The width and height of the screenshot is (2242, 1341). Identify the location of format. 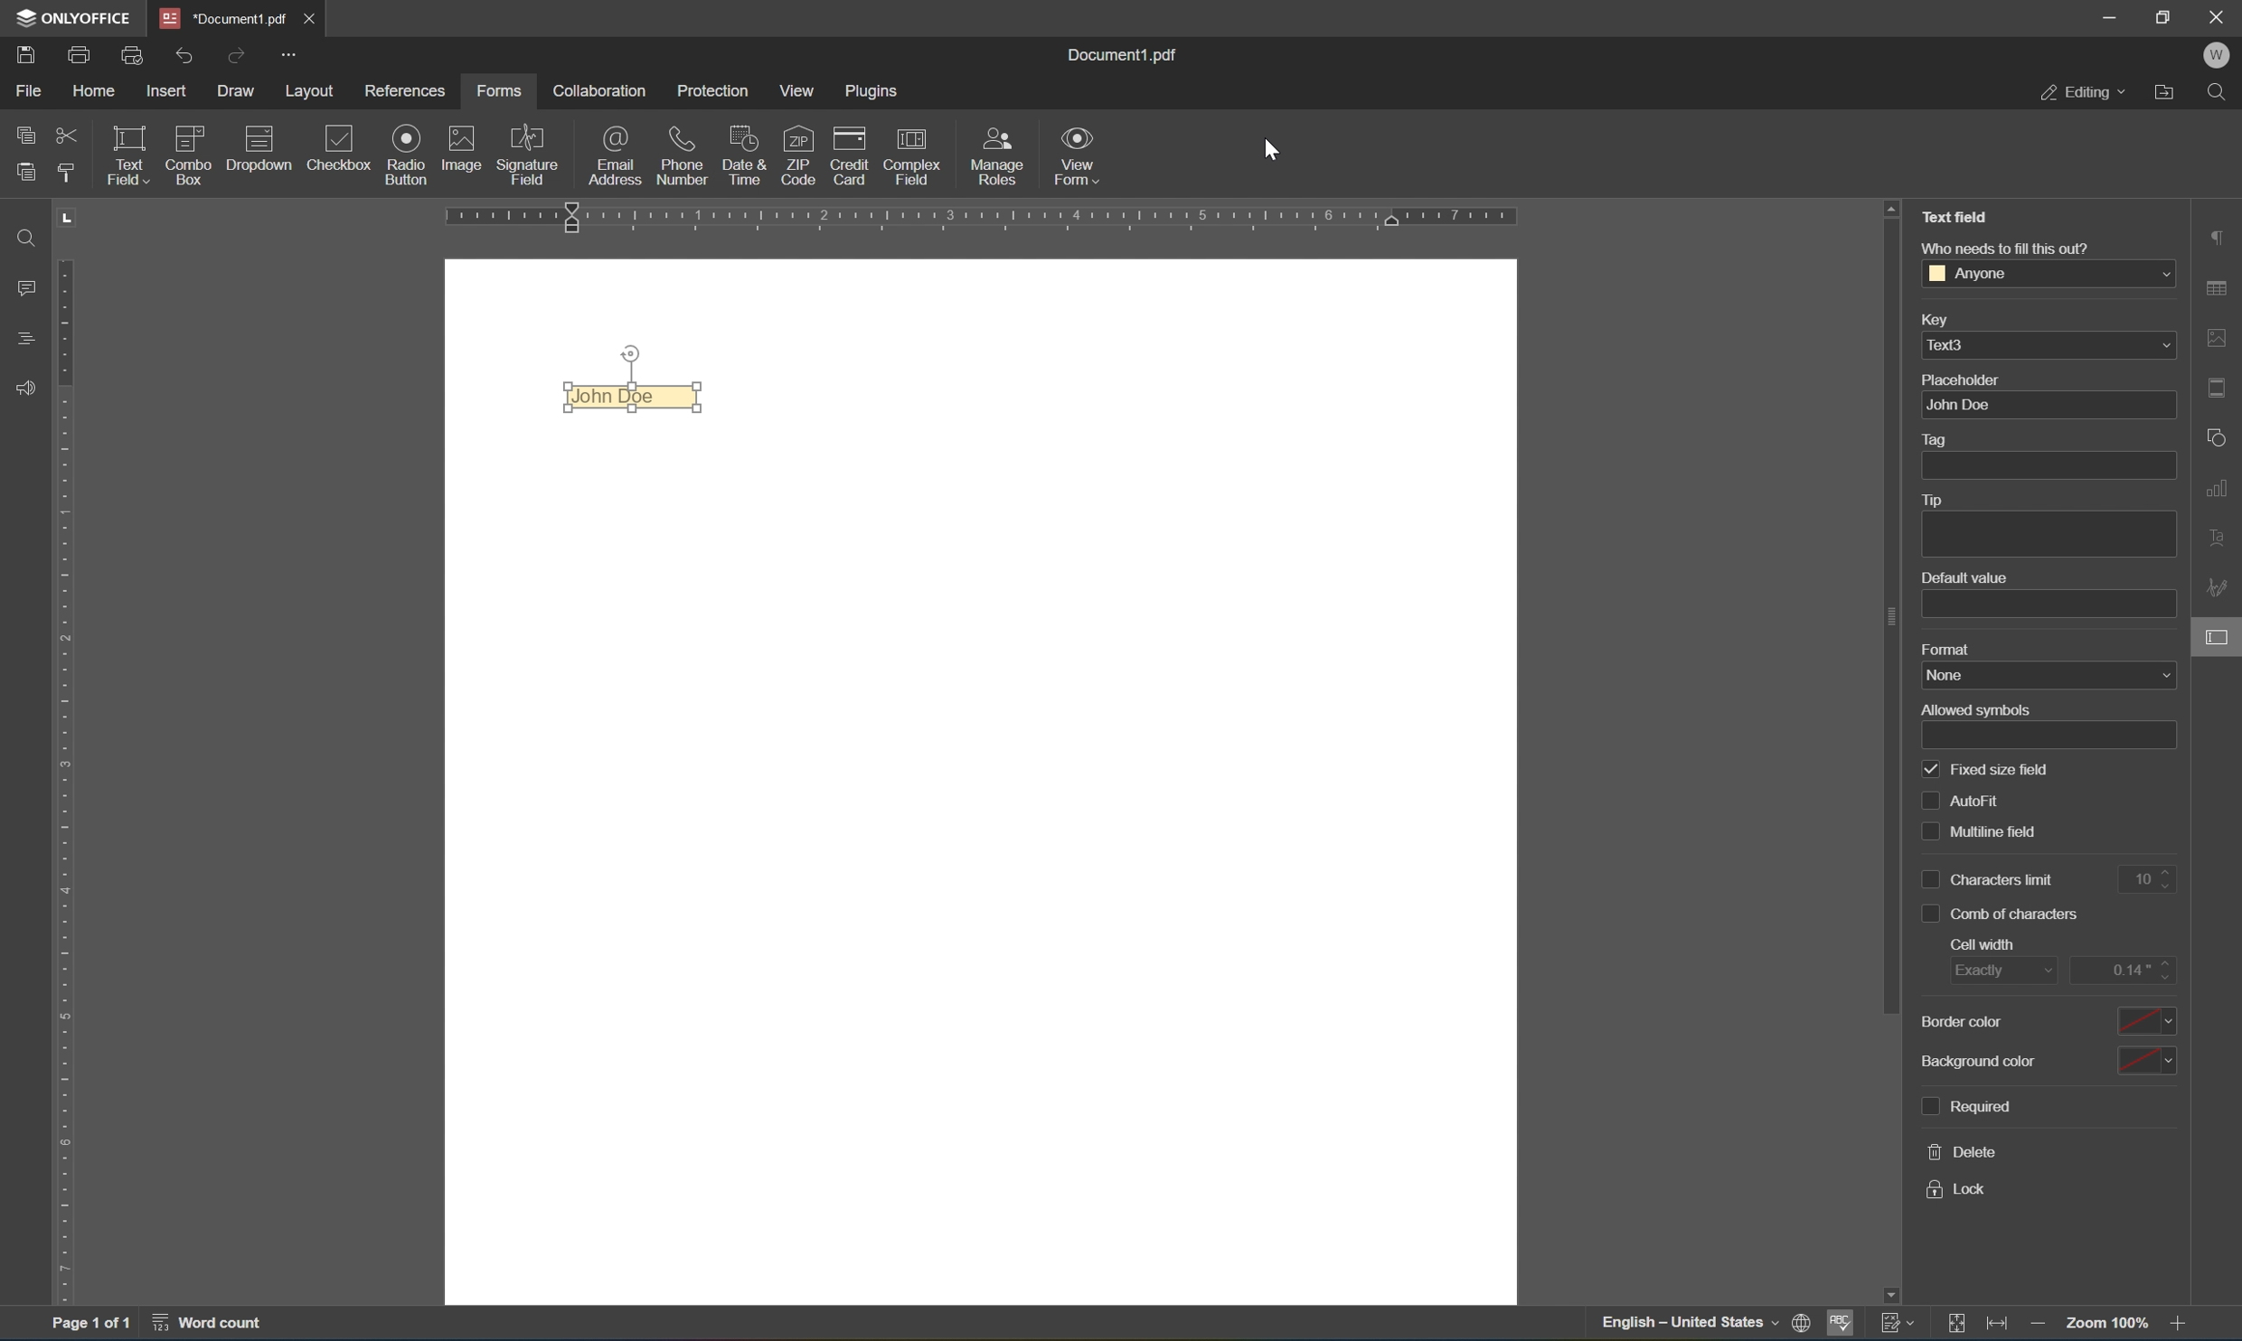
(1954, 650).